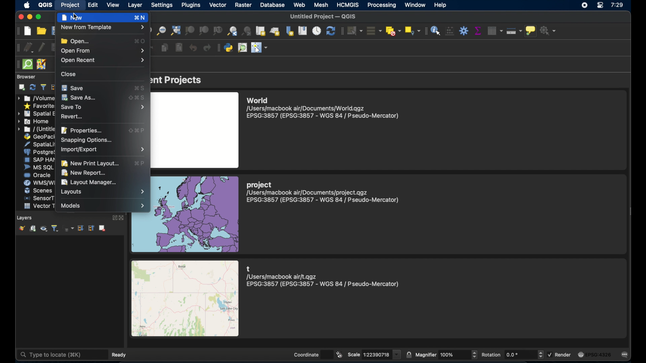 The image size is (646, 363). What do you see at coordinates (135, 5) in the screenshot?
I see `layer` at bounding box center [135, 5].